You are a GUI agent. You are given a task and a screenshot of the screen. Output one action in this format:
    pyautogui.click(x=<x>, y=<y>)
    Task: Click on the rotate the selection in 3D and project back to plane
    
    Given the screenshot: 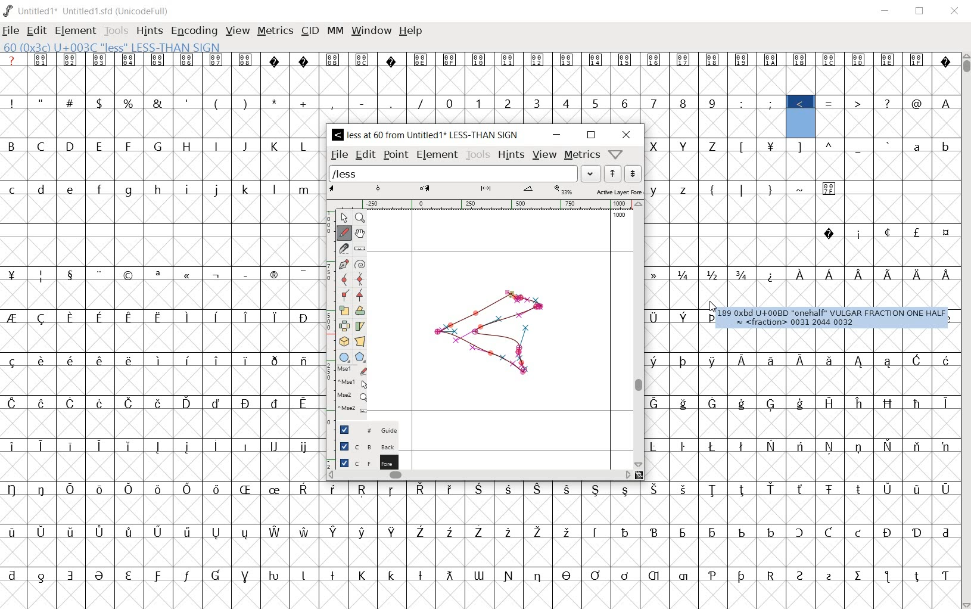 What is the action you would take?
    pyautogui.click(x=344, y=341)
    